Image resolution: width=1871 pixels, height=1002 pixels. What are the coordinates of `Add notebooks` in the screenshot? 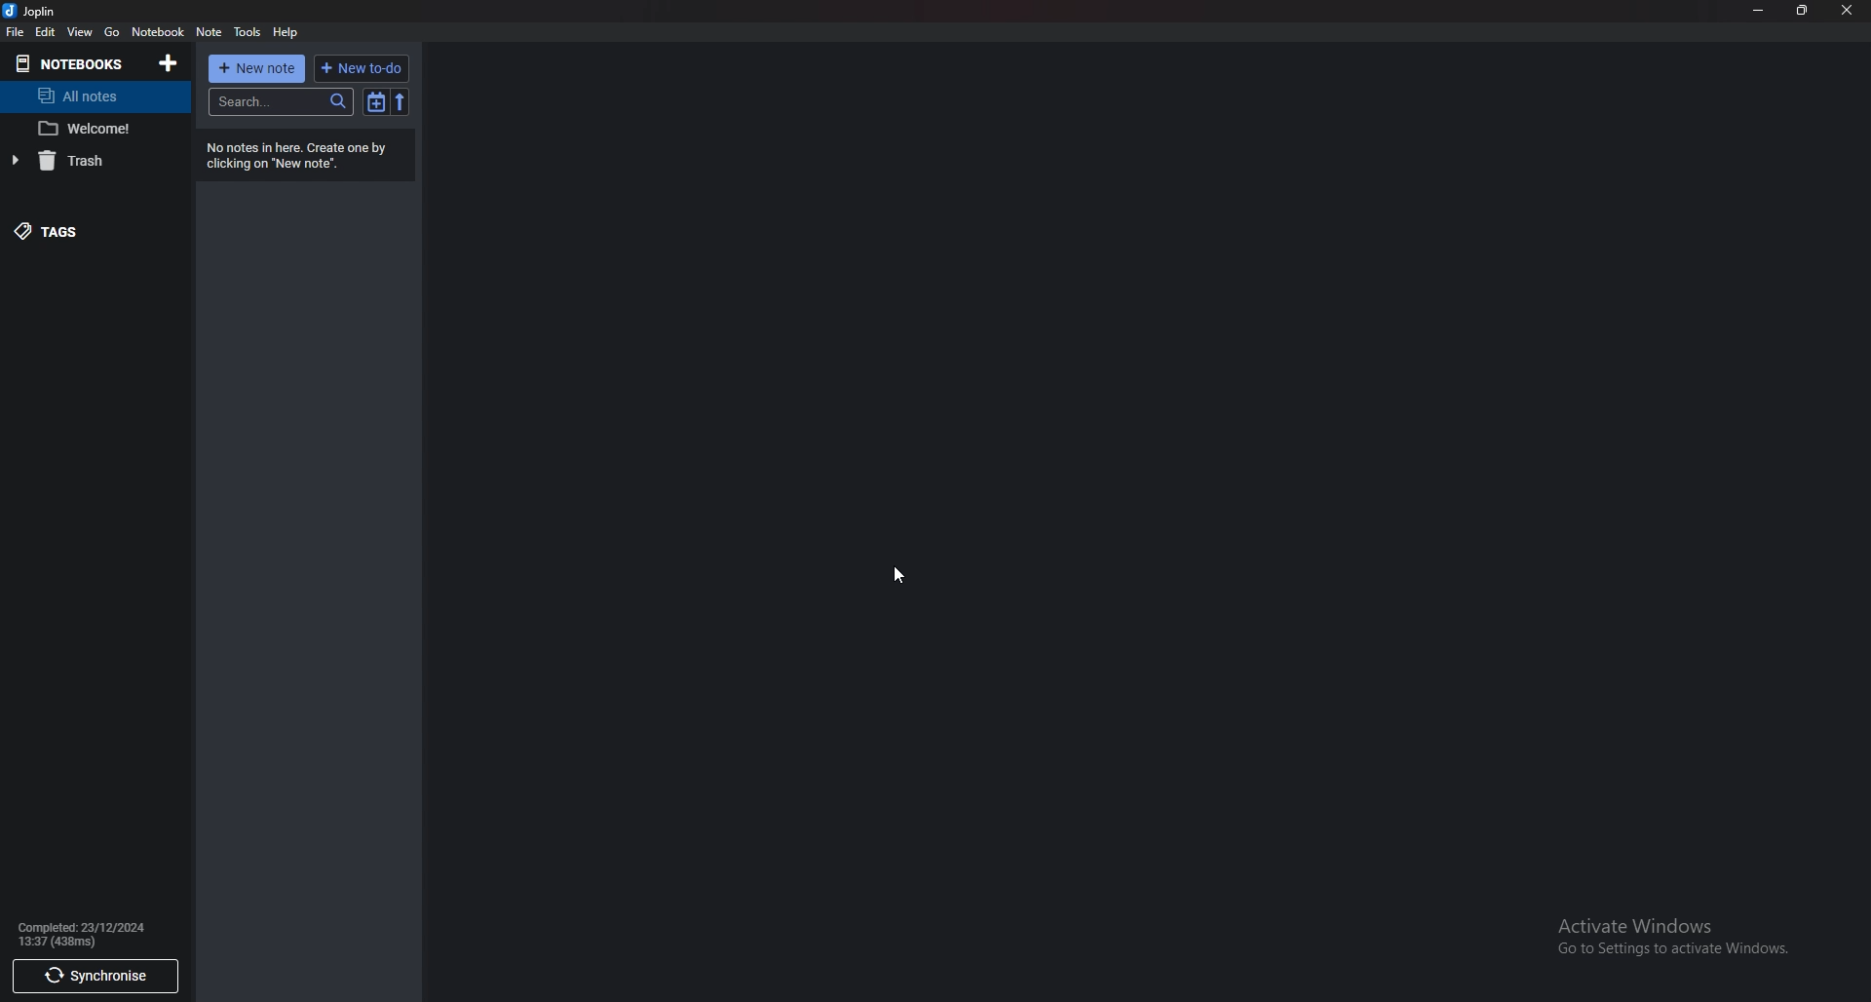 It's located at (167, 64).